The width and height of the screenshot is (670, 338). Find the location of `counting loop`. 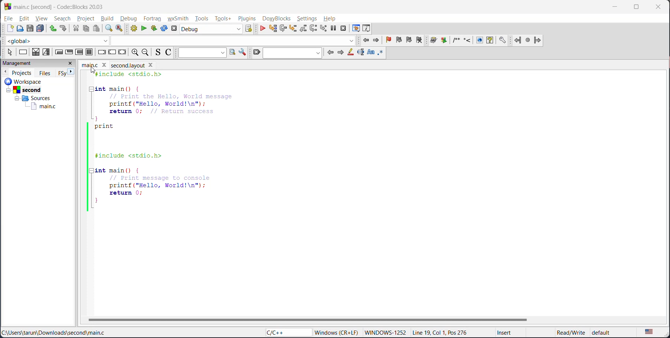

counting loop is located at coordinates (80, 52).